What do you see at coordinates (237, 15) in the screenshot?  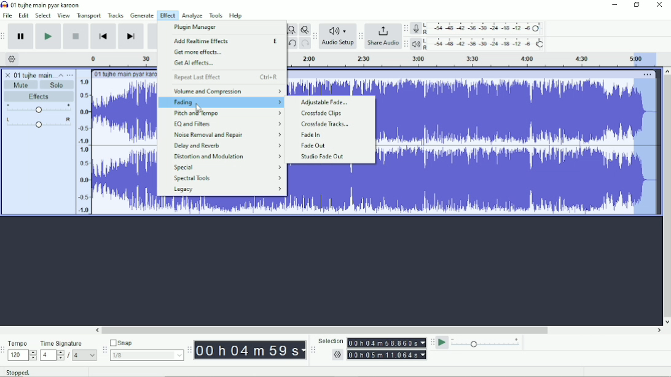 I see `Help` at bounding box center [237, 15].